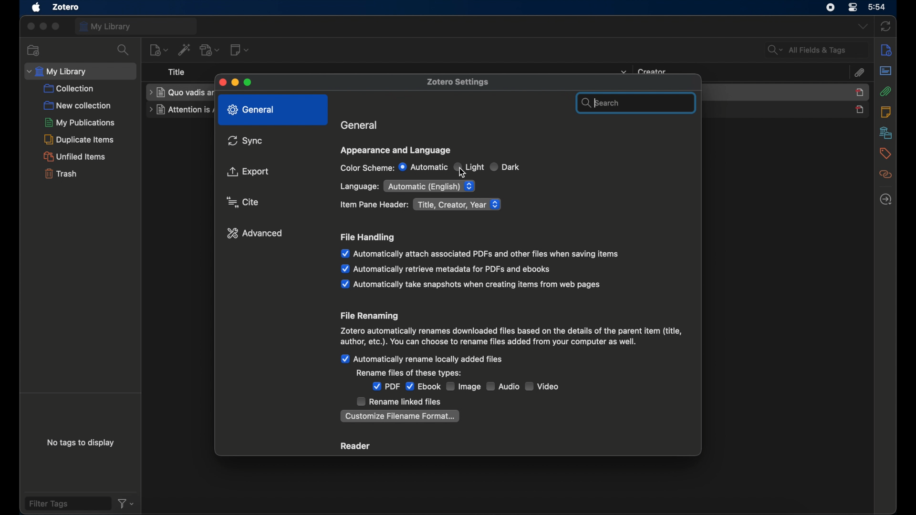  I want to click on attachements, so click(859, 72).